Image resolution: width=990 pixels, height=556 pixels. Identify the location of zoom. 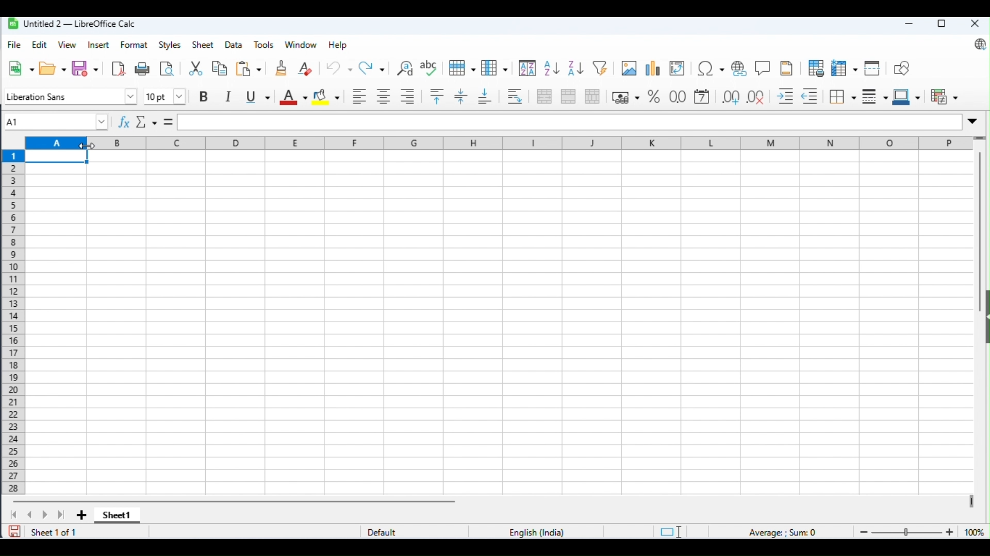
(919, 531).